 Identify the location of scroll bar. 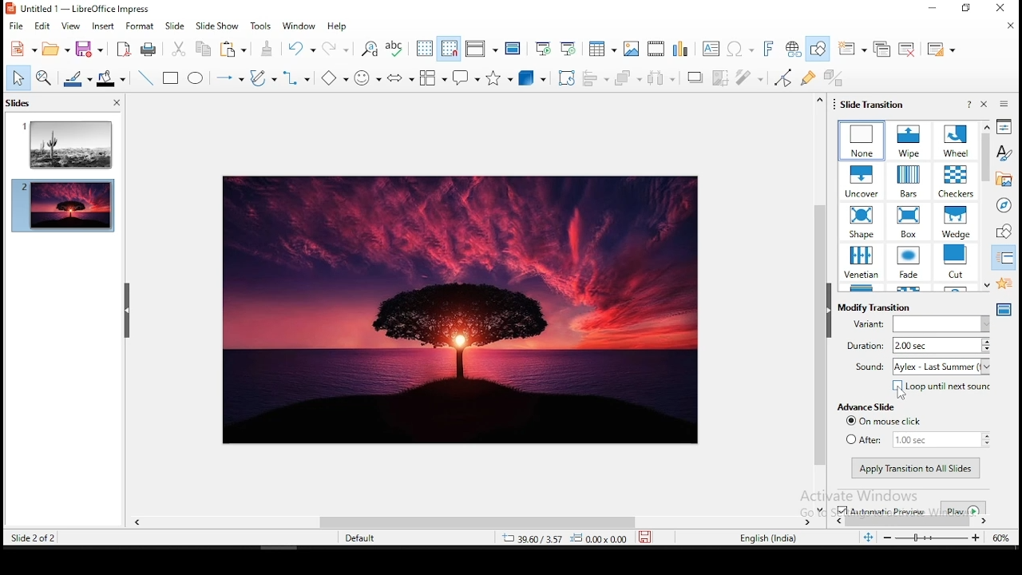
(818, 303).